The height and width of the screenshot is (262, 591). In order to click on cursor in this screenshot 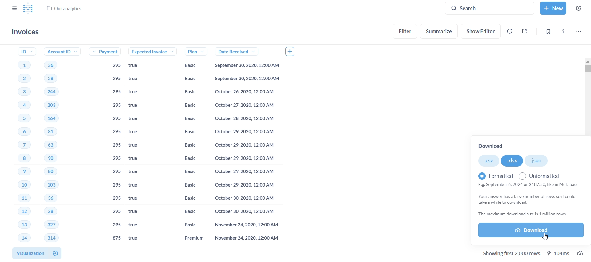, I will do `click(548, 237)`.